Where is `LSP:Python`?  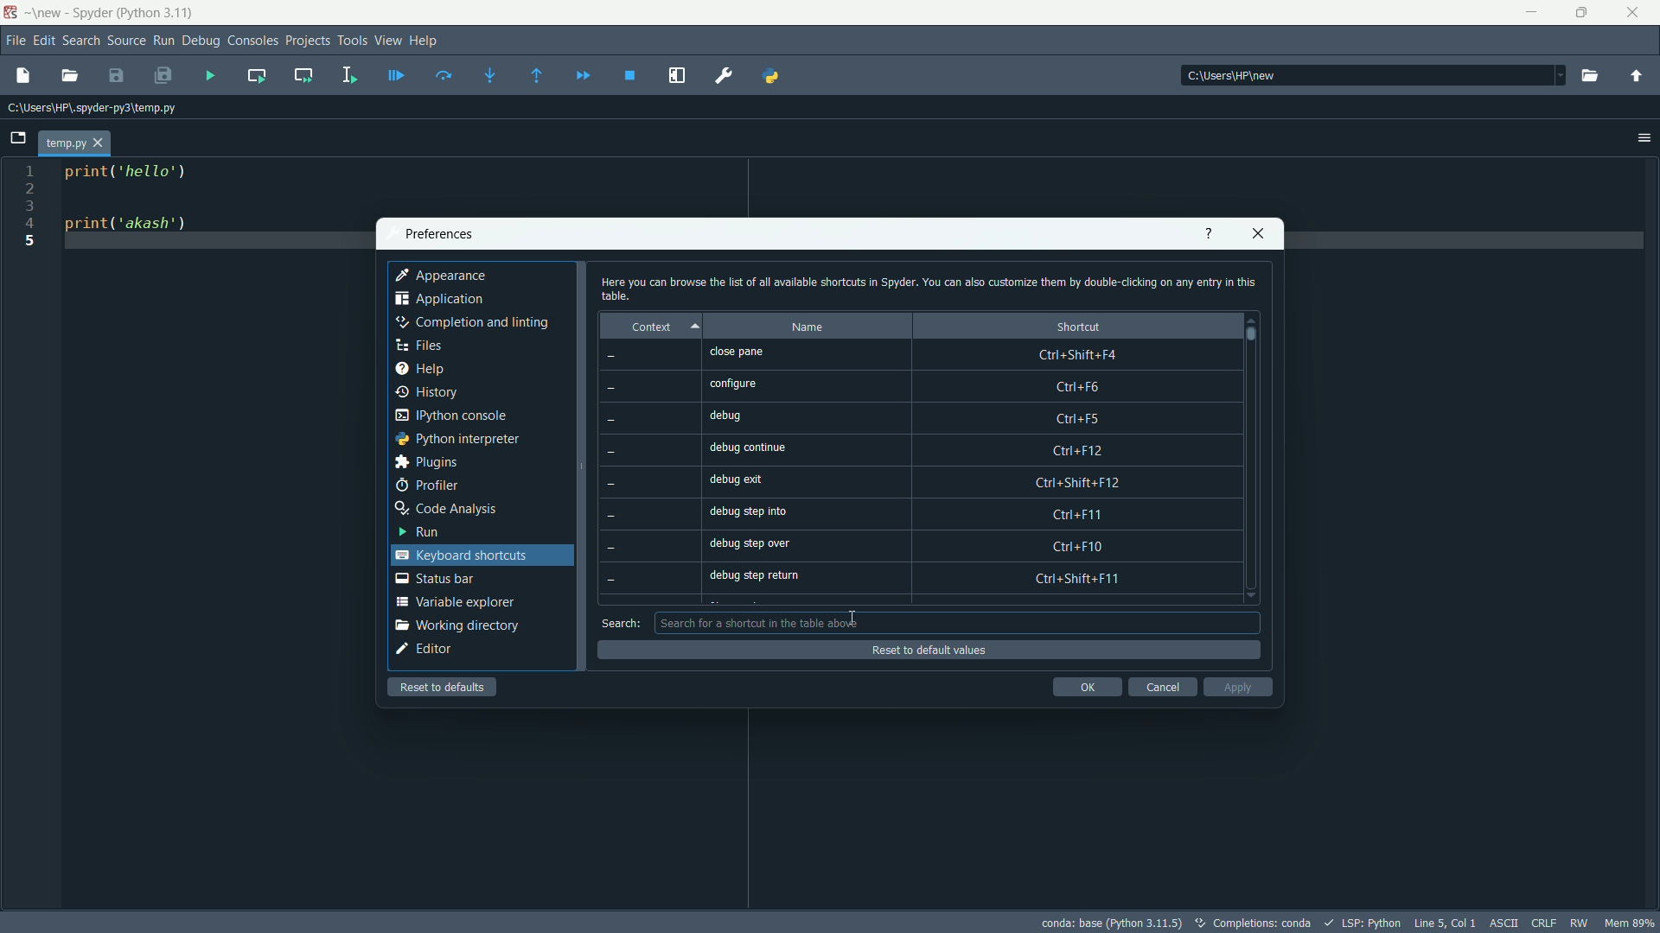
LSP:Python is located at coordinates (1361, 921).